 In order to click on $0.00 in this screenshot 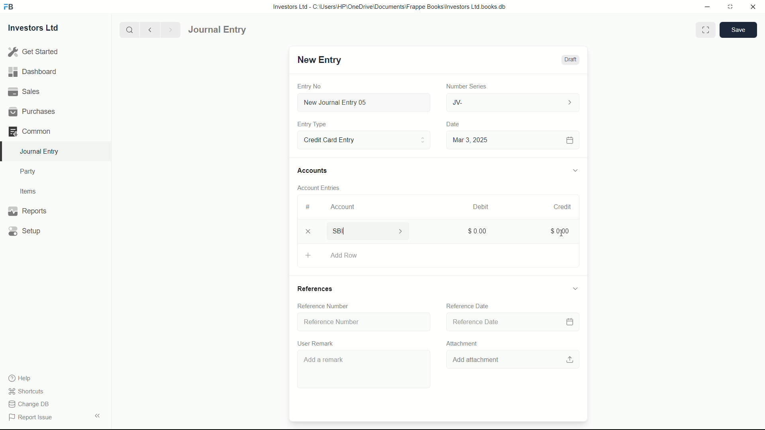, I will do `click(475, 231)`.